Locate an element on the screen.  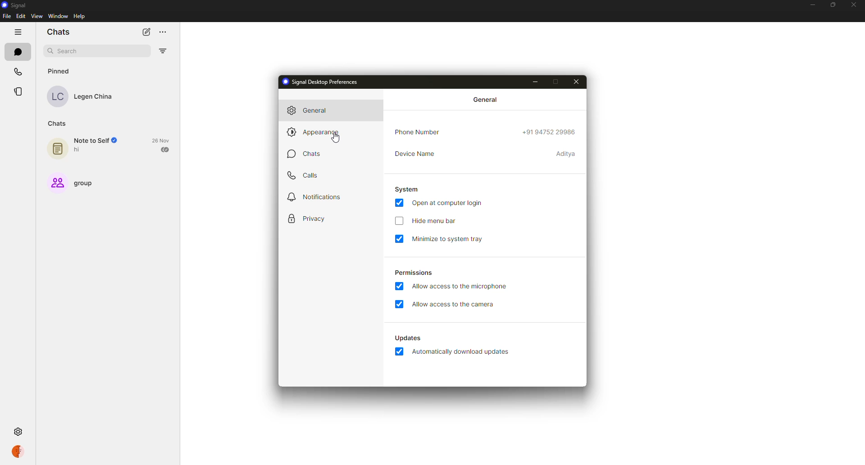
updates is located at coordinates (410, 338).